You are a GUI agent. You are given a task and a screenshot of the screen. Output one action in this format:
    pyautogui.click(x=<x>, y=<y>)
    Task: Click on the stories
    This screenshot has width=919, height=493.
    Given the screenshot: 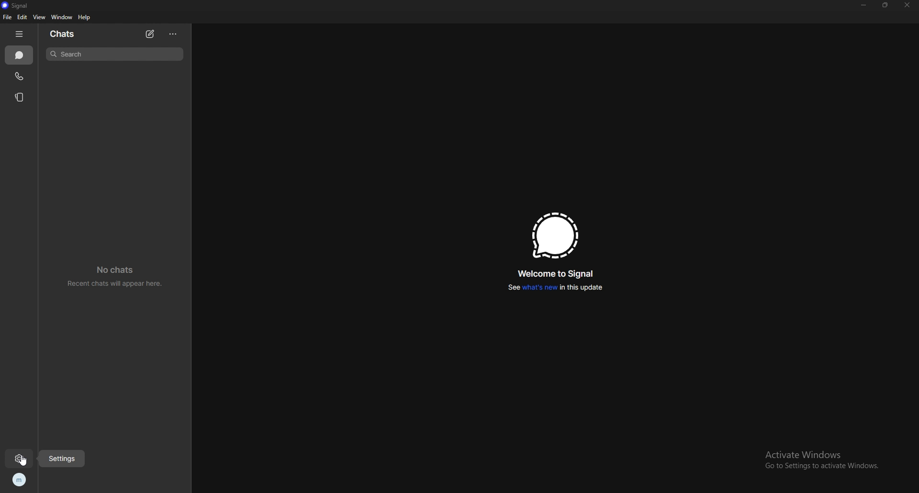 What is the action you would take?
    pyautogui.click(x=20, y=97)
    